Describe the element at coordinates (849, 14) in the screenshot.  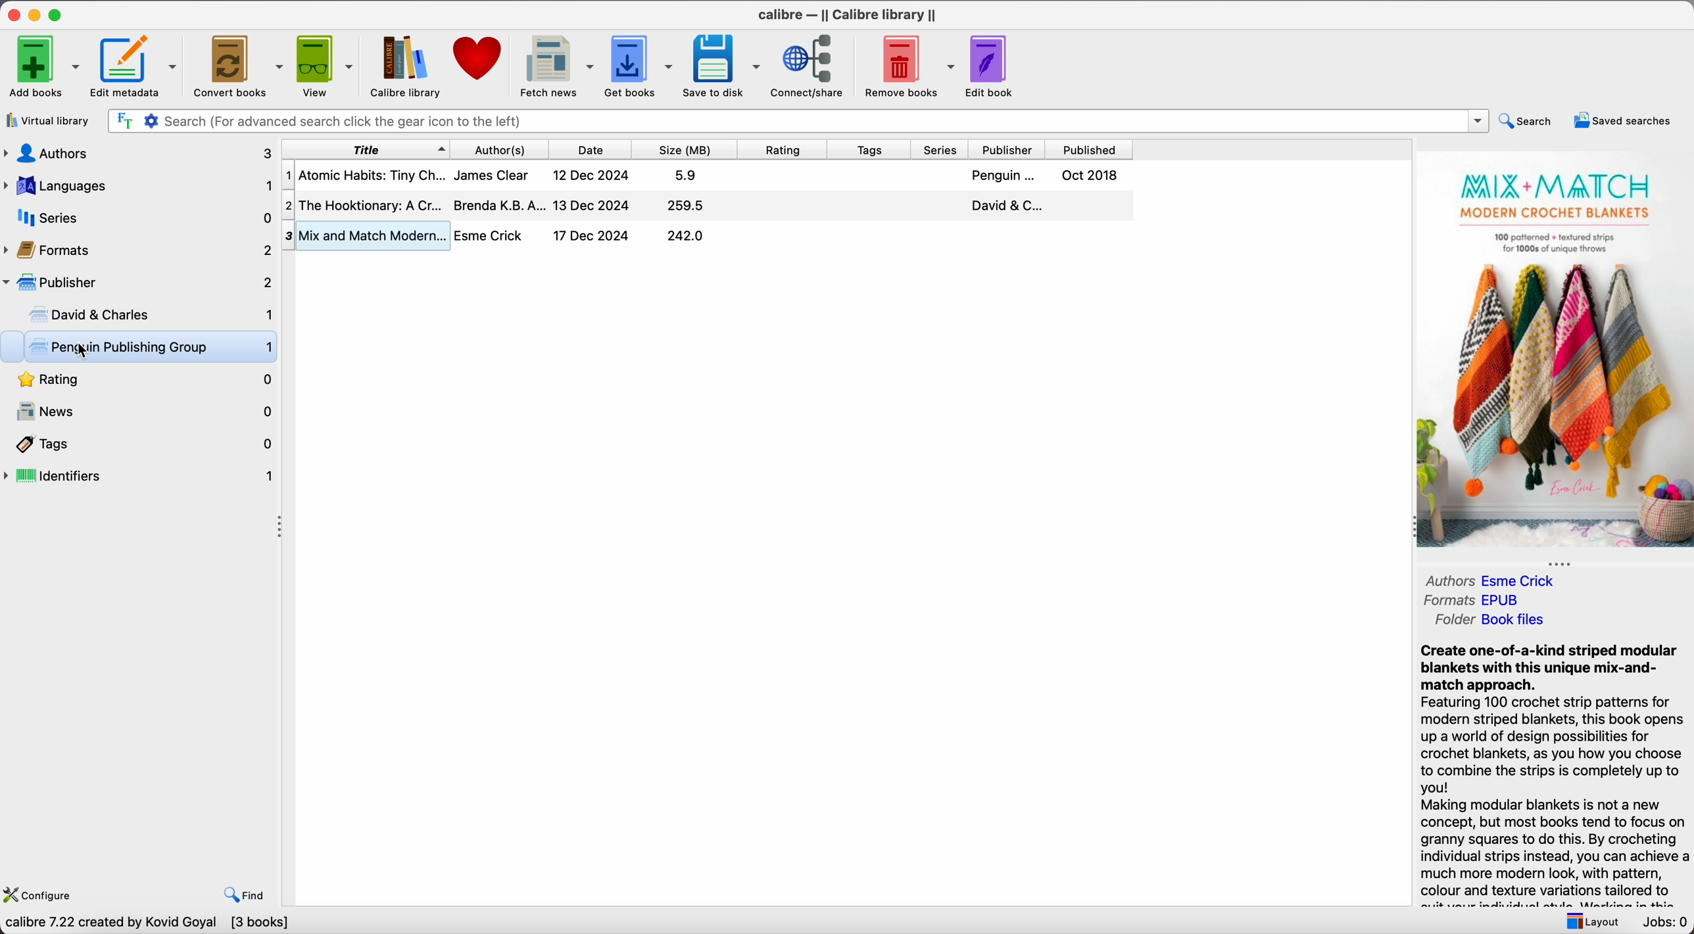
I see `Calibre` at that location.